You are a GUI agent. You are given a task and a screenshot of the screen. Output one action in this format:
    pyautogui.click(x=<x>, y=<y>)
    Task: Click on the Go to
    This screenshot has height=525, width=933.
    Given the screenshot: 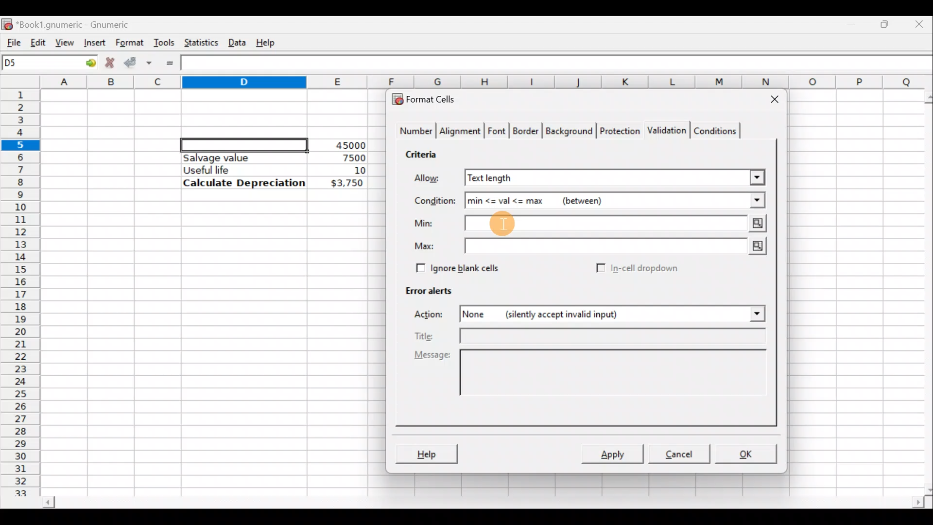 What is the action you would take?
    pyautogui.click(x=87, y=63)
    